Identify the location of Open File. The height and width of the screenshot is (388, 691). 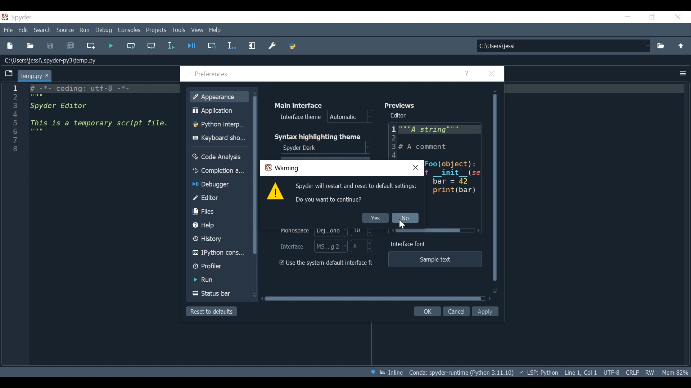
(30, 47).